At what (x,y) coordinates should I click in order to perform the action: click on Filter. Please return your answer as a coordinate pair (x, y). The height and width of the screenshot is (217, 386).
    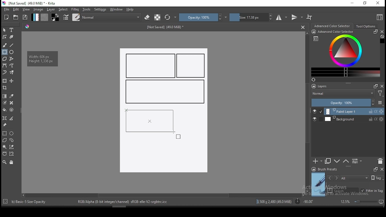
    Looking at the image, I should click on (380, 94).